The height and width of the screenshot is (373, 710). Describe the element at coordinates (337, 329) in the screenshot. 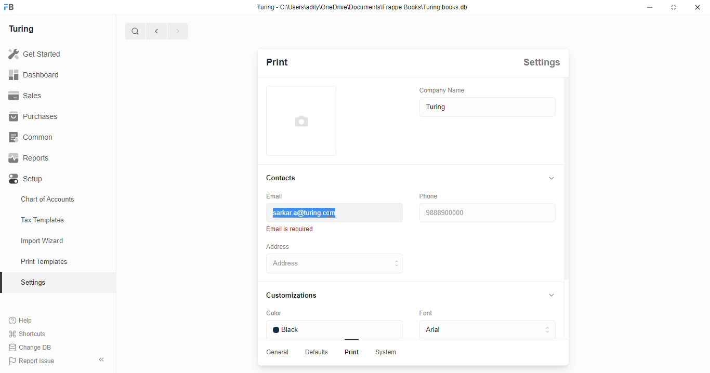

I see `Black` at that location.